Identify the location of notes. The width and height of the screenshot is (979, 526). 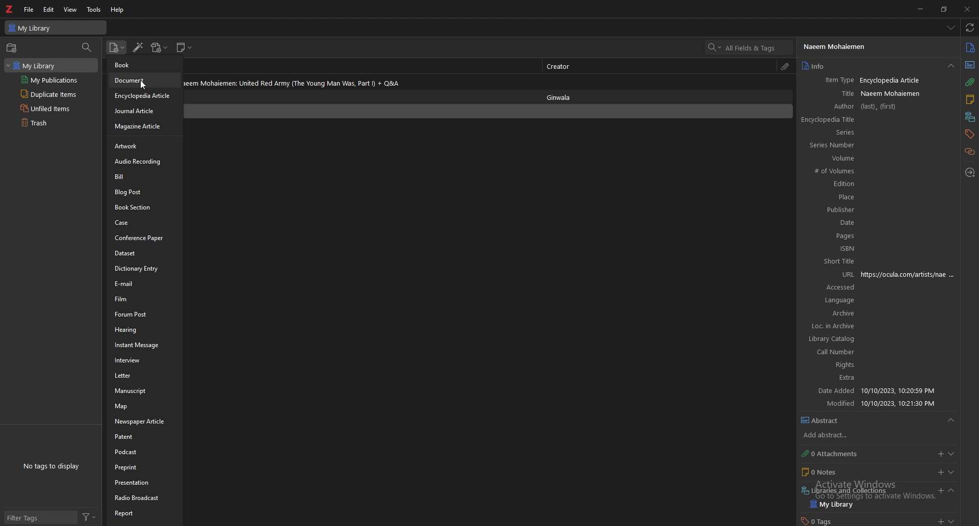
(970, 100).